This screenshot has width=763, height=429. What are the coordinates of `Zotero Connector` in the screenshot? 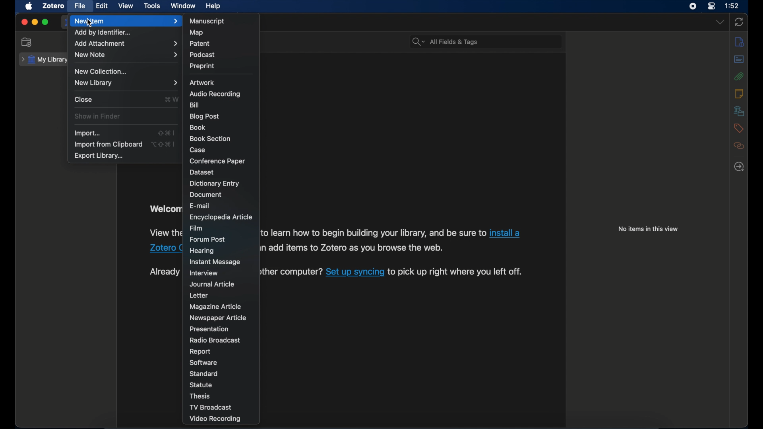 It's located at (166, 247).